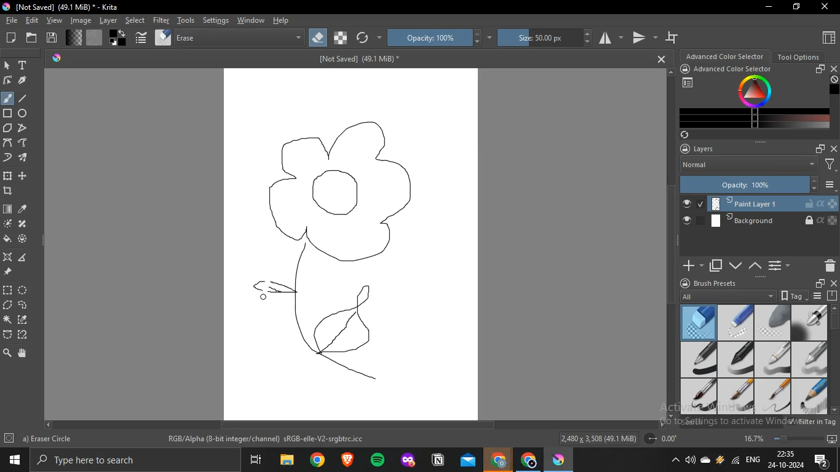  I want to click on basic 5 opacity, so click(734, 397).